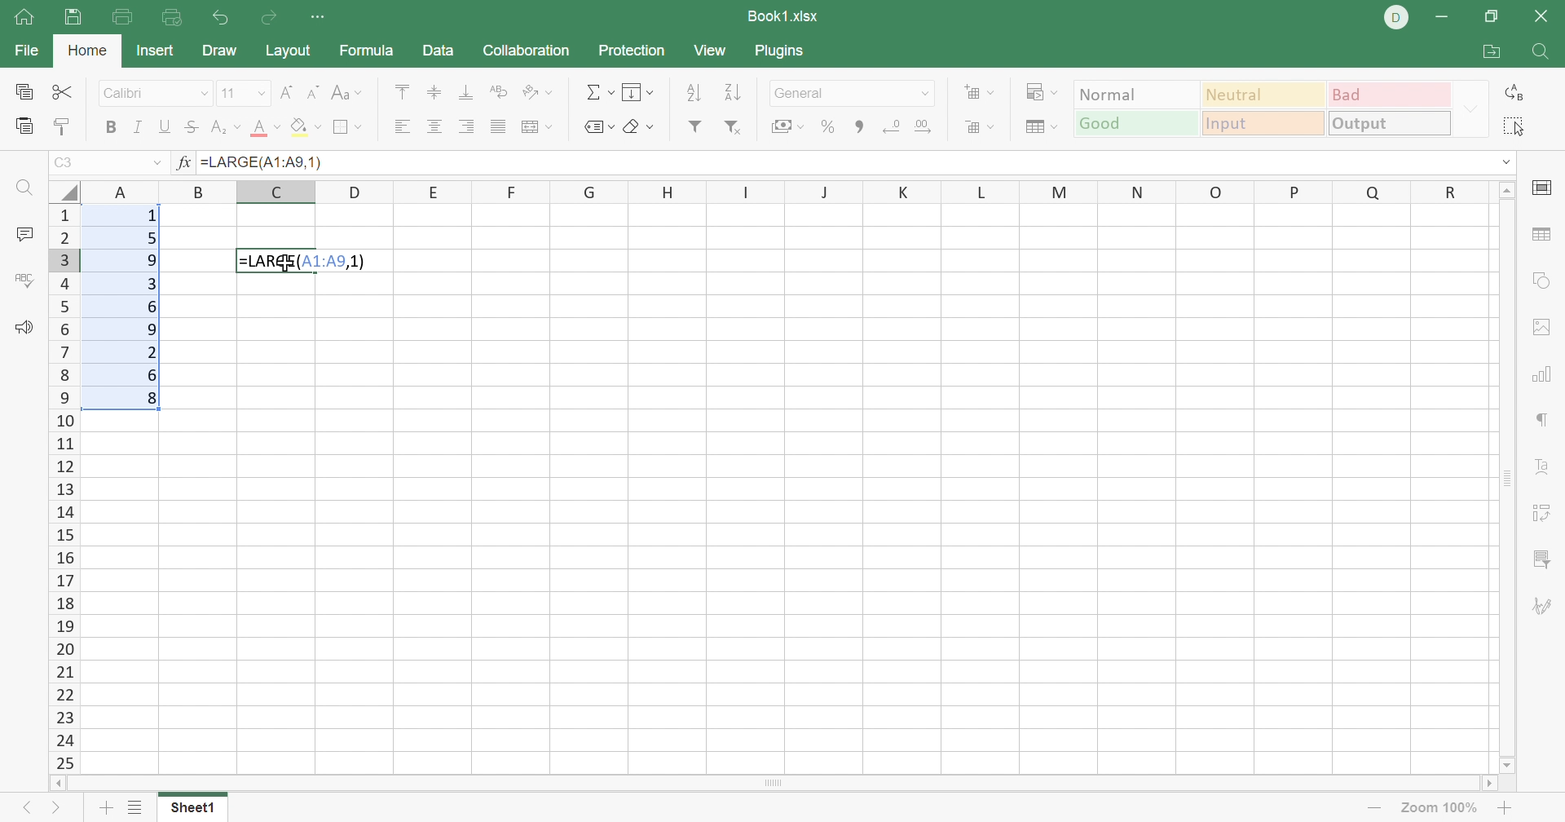 Image resolution: width=1565 pixels, height=822 pixels. I want to click on View, so click(712, 53).